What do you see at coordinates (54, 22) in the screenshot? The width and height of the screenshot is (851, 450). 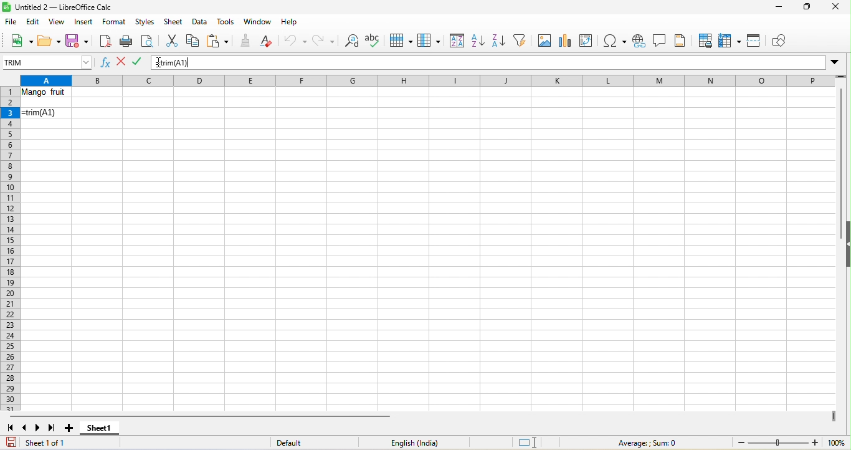 I see `view` at bounding box center [54, 22].